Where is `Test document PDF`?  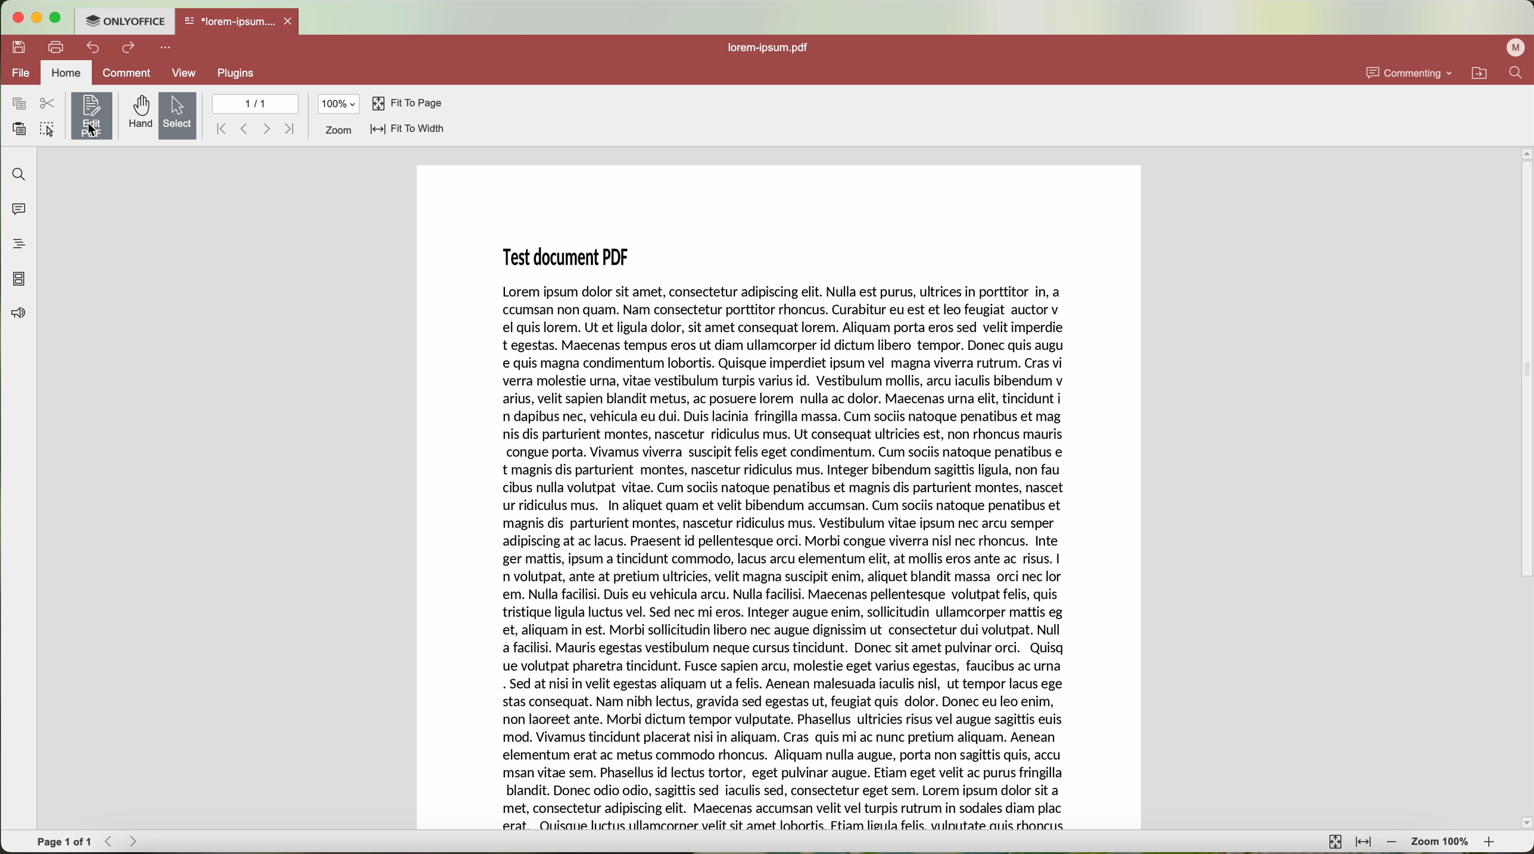 Test document PDF is located at coordinates (568, 255).